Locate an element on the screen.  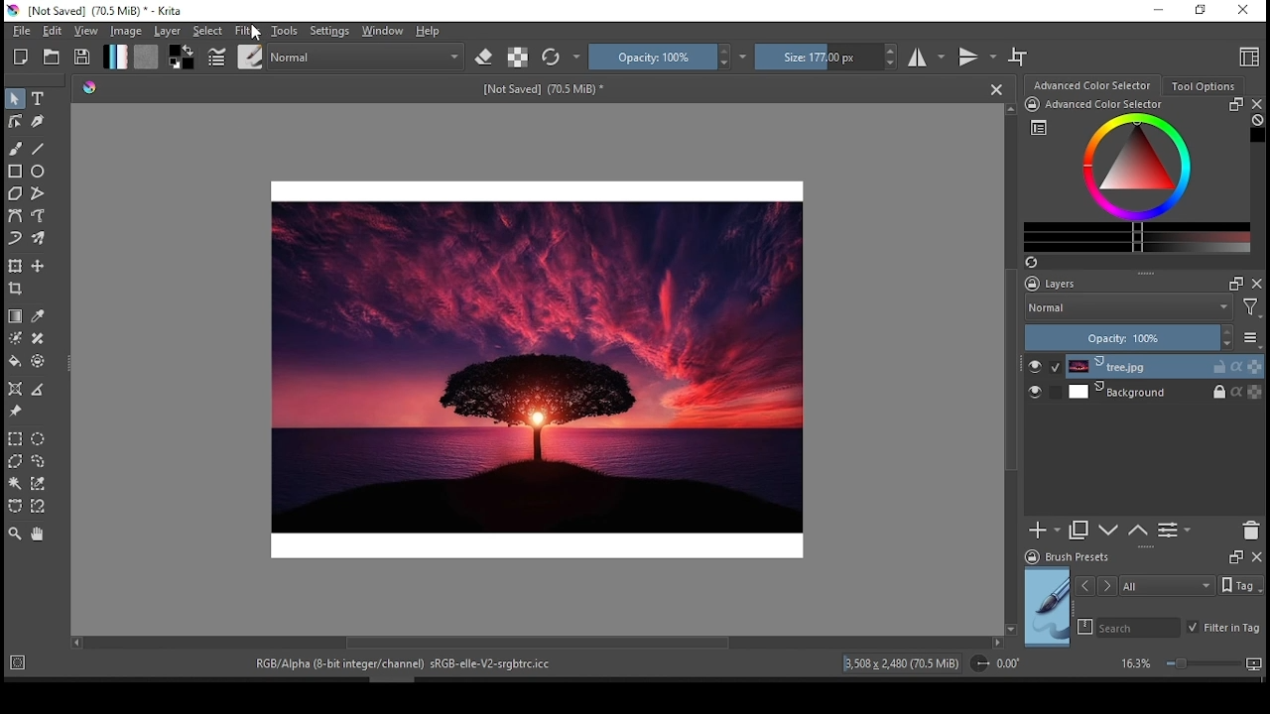
layer is located at coordinates (167, 32).